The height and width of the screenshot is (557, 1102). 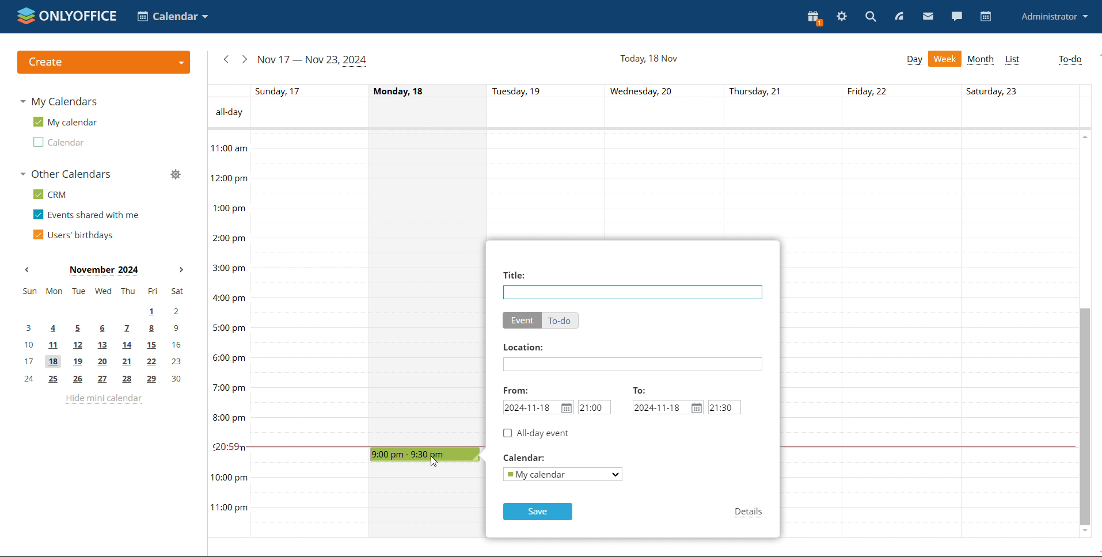 I want to click on present, so click(x=814, y=18).